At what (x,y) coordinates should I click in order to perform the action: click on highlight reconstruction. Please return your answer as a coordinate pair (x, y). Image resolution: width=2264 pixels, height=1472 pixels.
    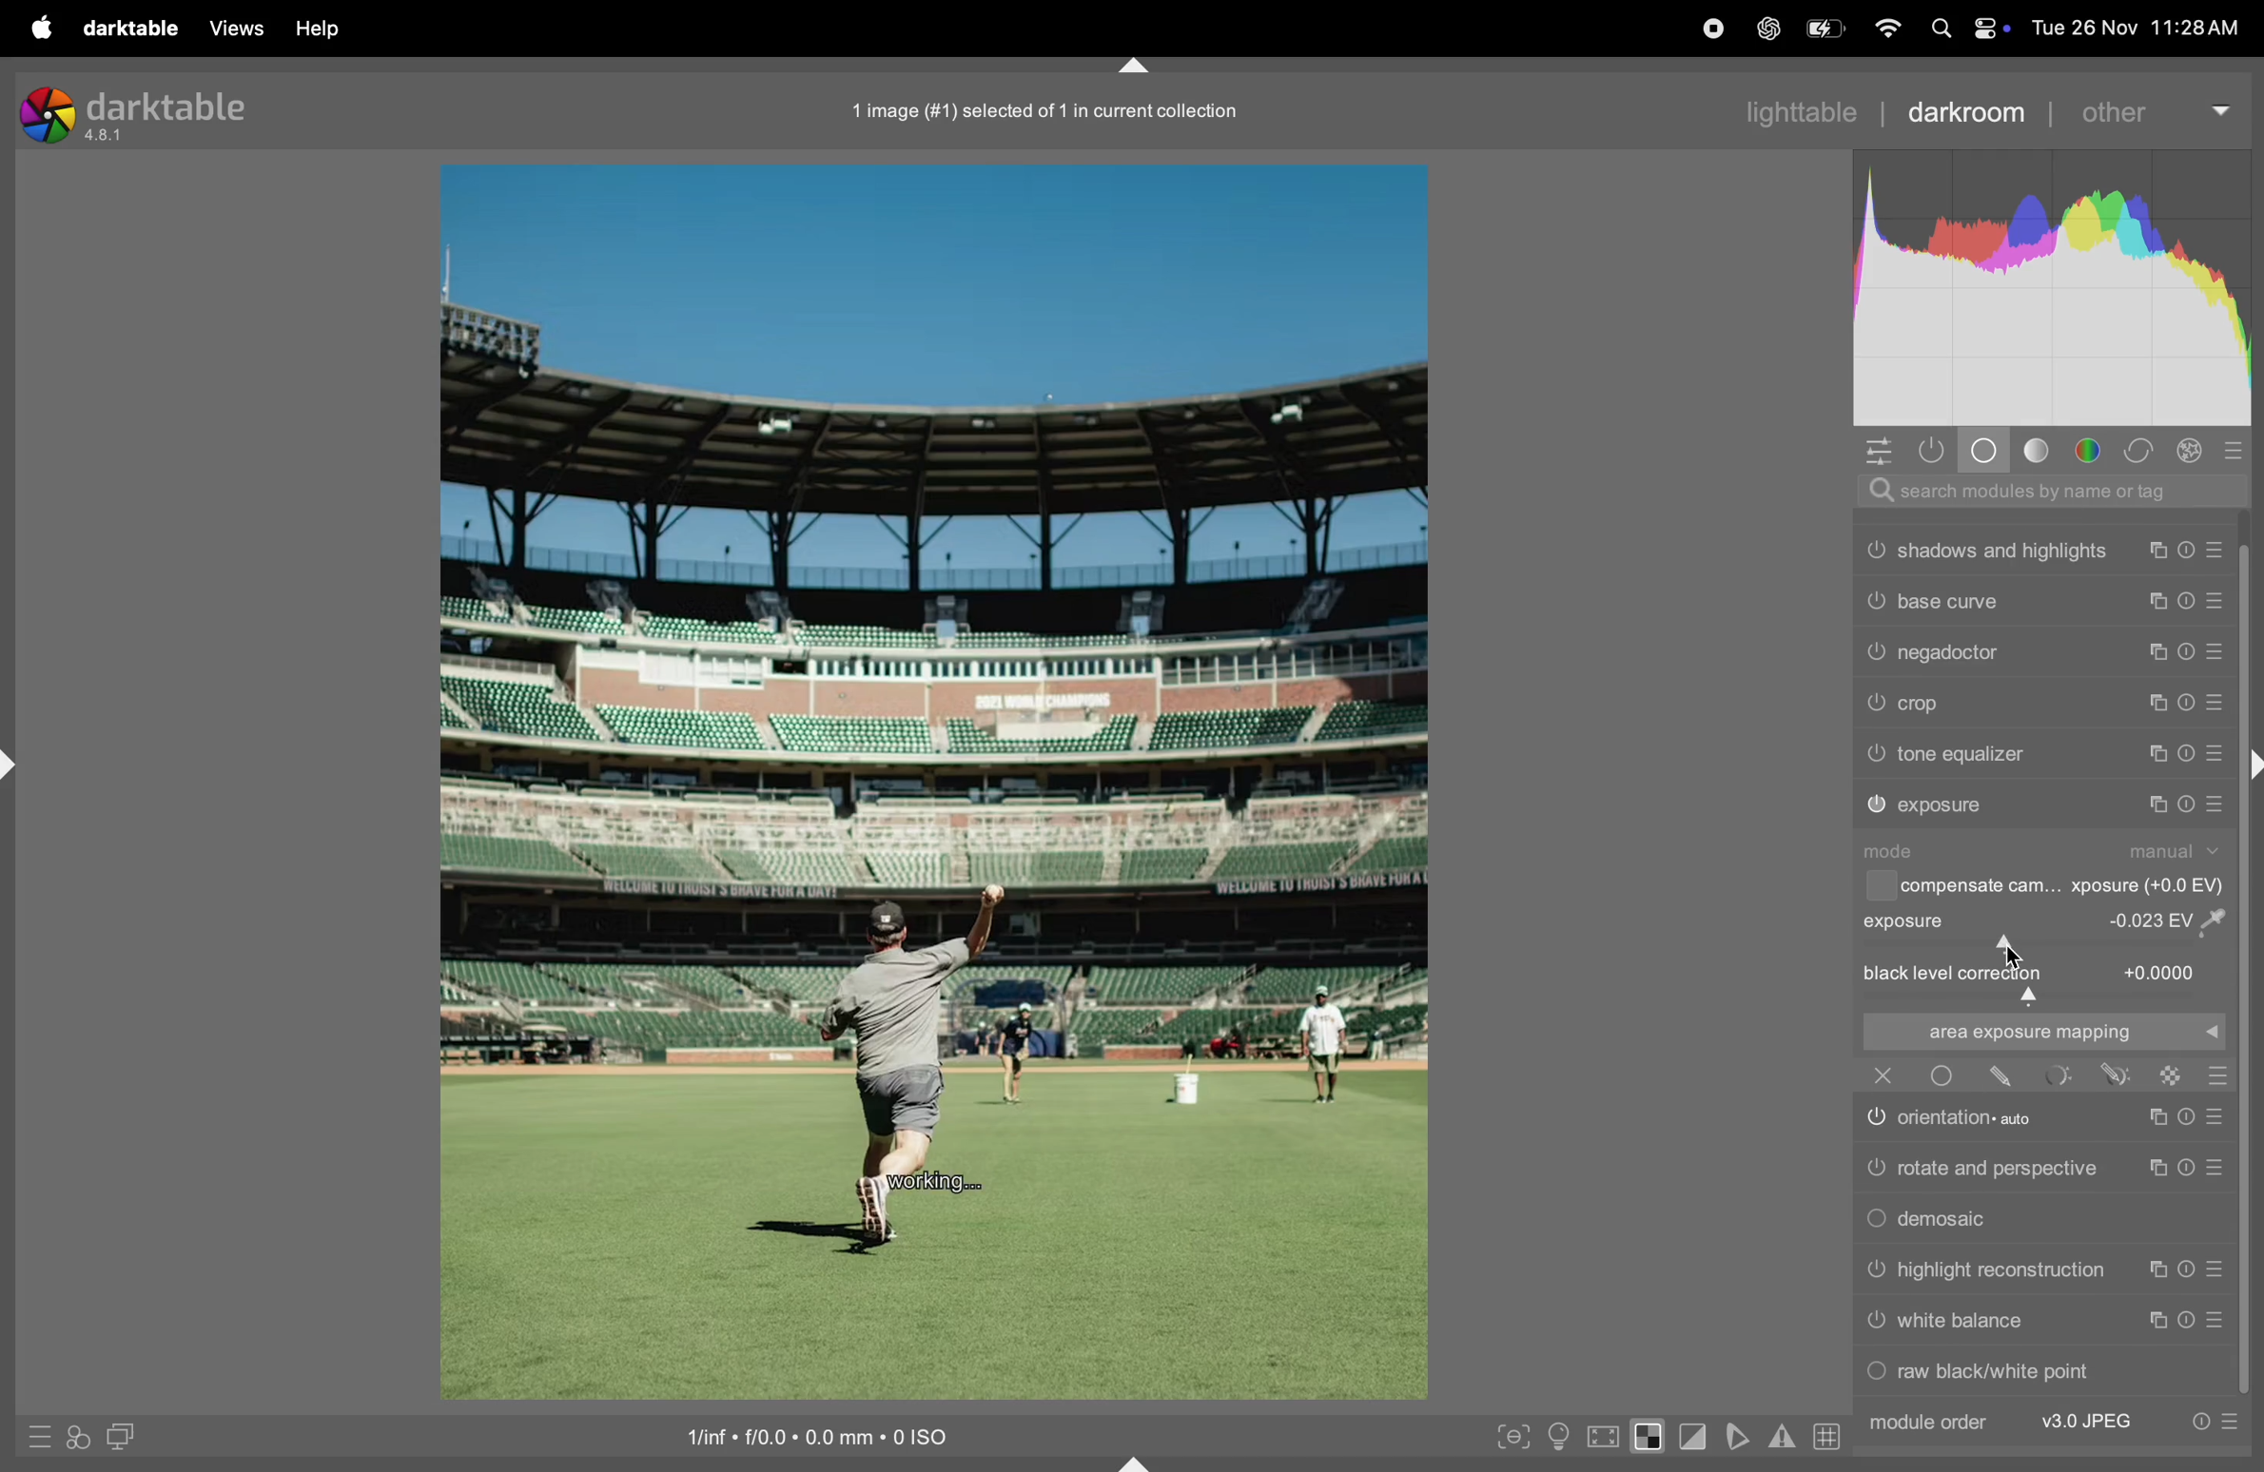
    Looking at the image, I should click on (2005, 1271).